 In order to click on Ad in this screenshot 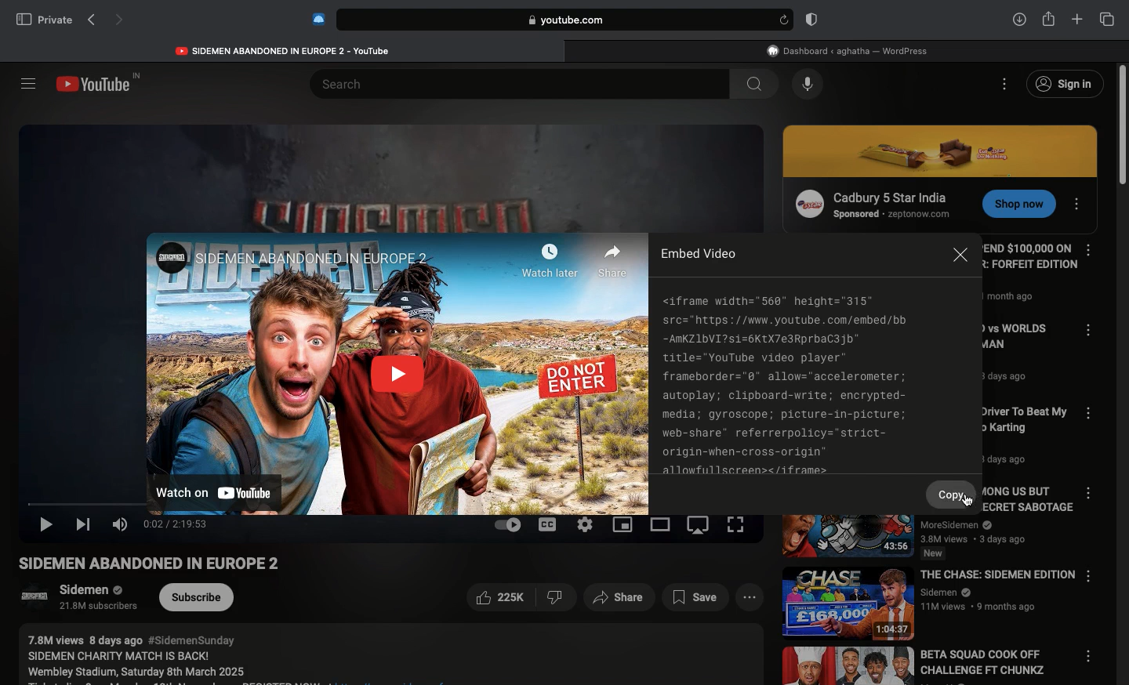, I will do `click(942, 151)`.